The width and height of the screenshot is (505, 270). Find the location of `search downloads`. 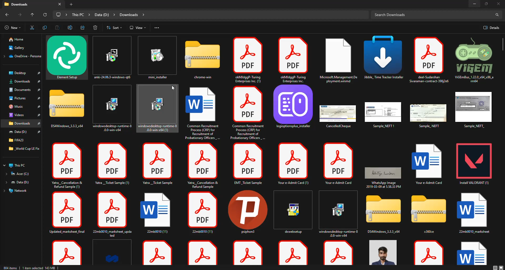

search downloads is located at coordinates (435, 15).